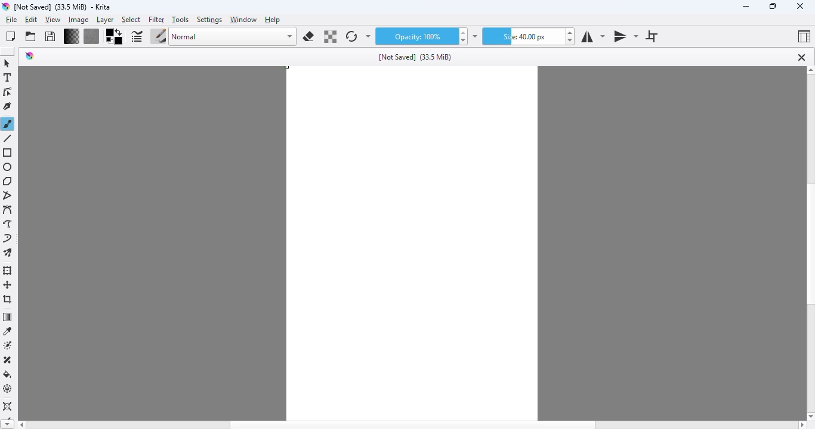  What do you see at coordinates (802, 57) in the screenshot?
I see `close tab` at bounding box center [802, 57].